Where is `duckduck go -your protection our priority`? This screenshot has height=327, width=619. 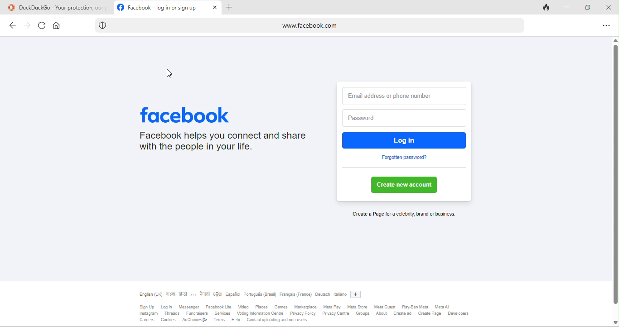
duckduck go -your protection our priority is located at coordinates (65, 8).